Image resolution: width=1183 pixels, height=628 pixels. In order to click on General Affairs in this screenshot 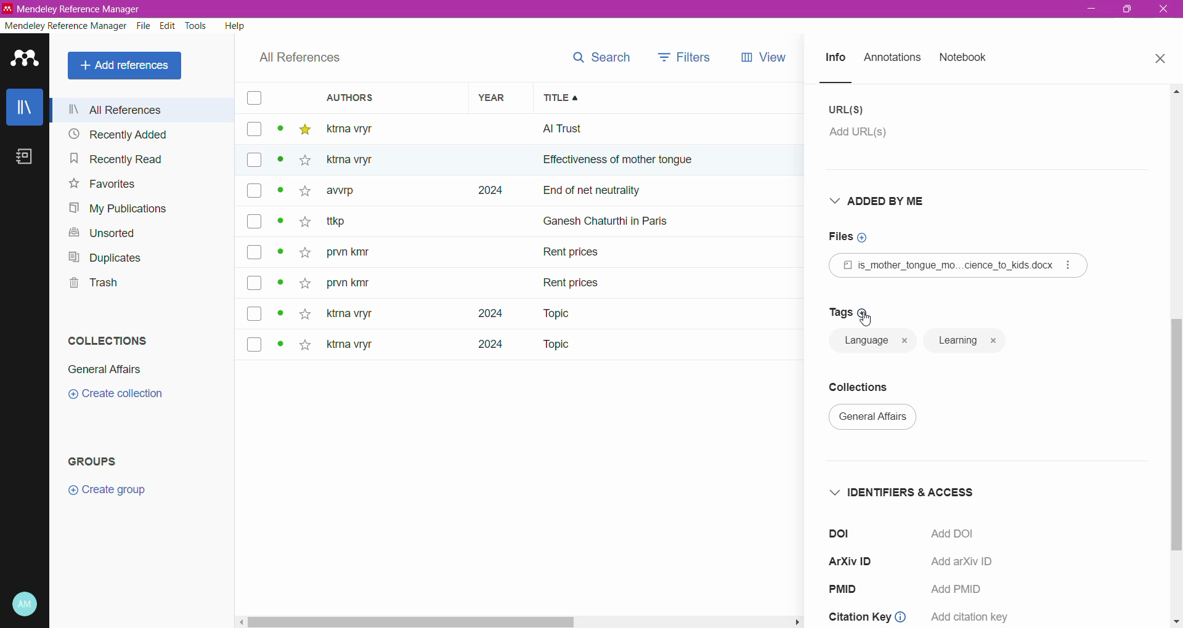, I will do `click(105, 369)`.